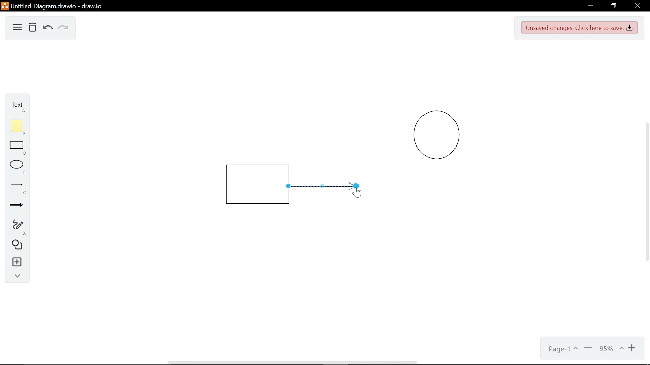 Image resolution: width=650 pixels, height=365 pixels. Describe the element at coordinates (15, 148) in the screenshot. I see `Rectangle` at that location.